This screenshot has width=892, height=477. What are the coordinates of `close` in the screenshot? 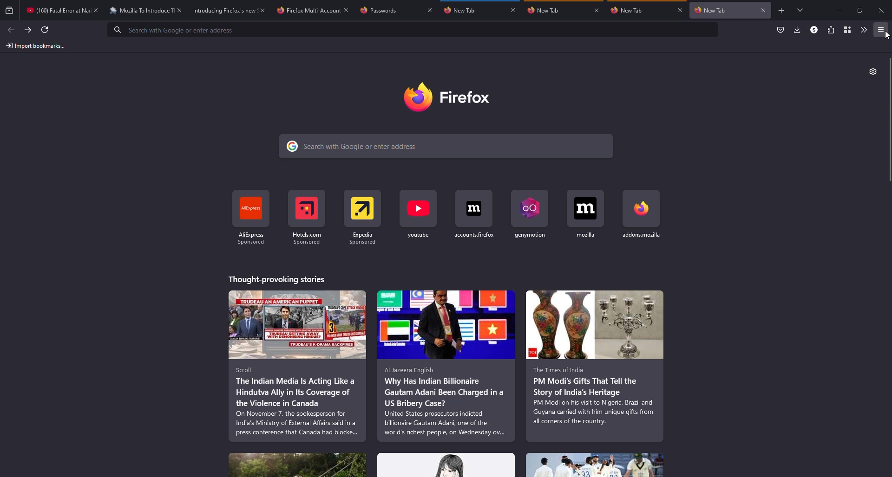 It's located at (679, 11).